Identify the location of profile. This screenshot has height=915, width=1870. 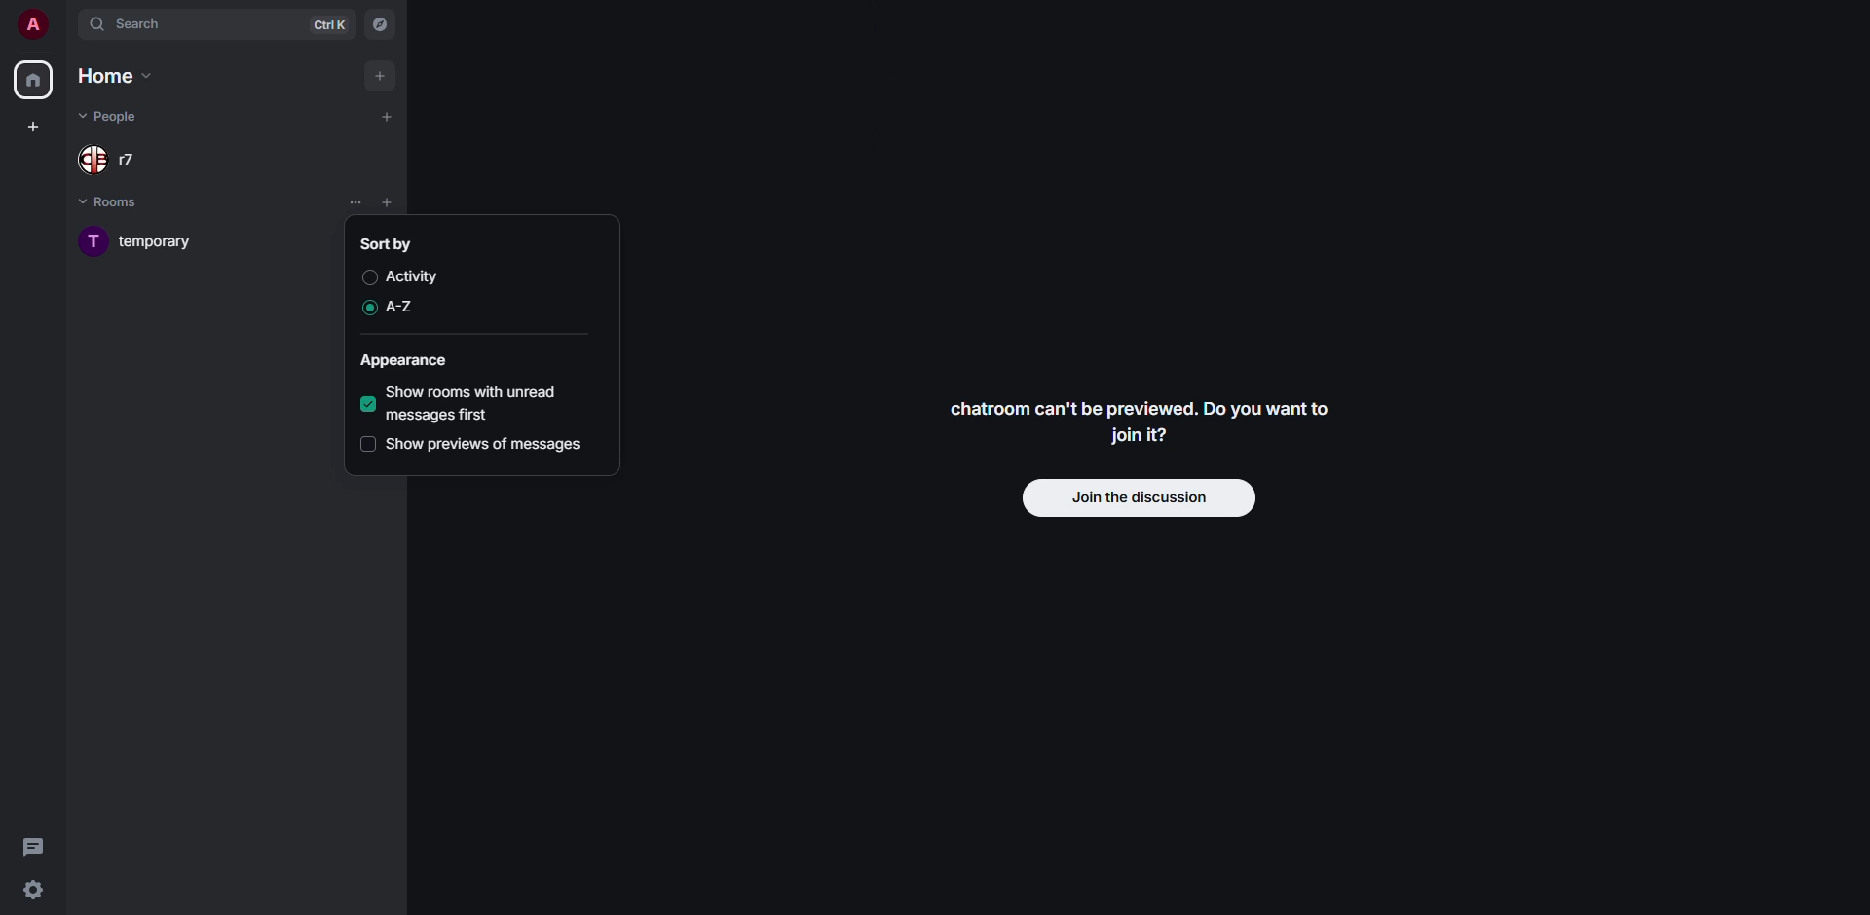
(32, 24).